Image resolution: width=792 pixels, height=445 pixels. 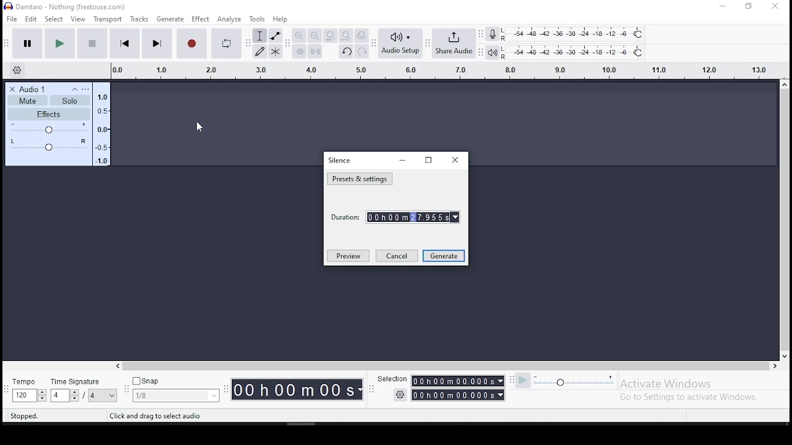 What do you see at coordinates (72, 100) in the screenshot?
I see `Solo` at bounding box center [72, 100].